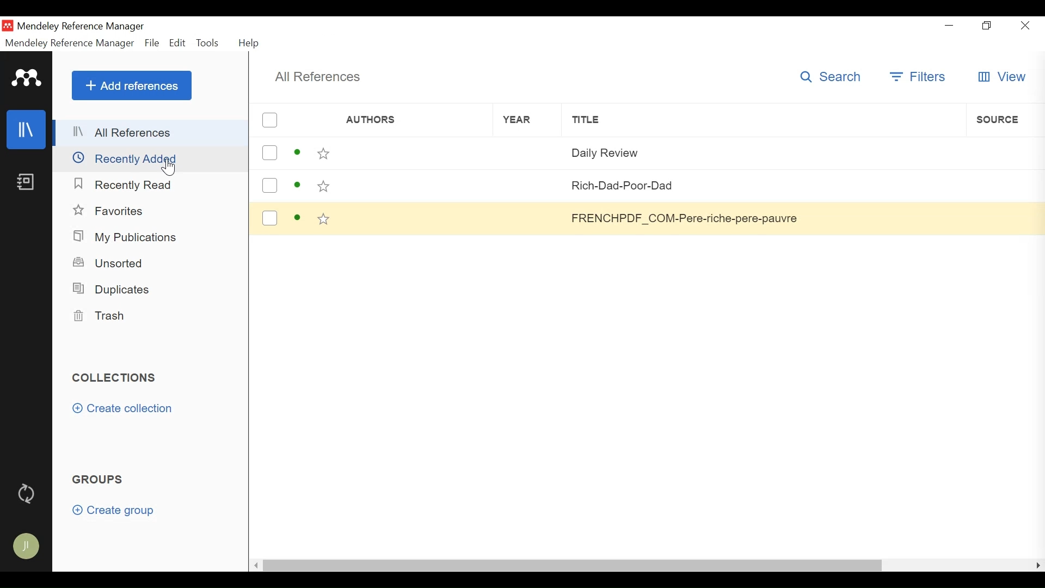 The image size is (1045, 588). What do you see at coordinates (269, 152) in the screenshot?
I see `(un)select ` at bounding box center [269, 152].